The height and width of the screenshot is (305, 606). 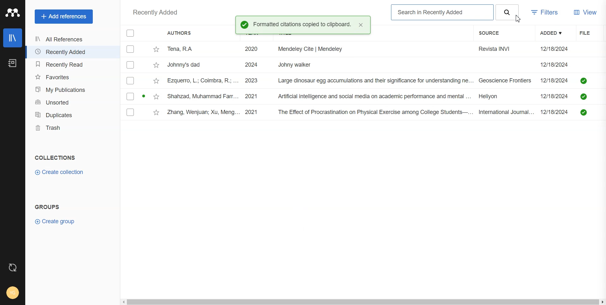 What do you see at coordinates (12, 13) in the screenshot?
I see `Logo` at bounding box center [12, 13].